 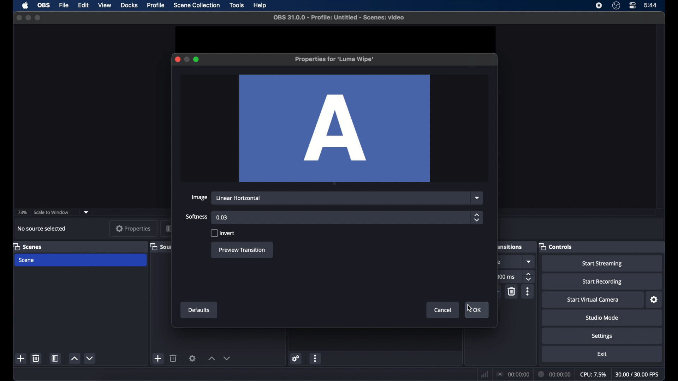 I want to click on connection, so click(x=513, y=375).